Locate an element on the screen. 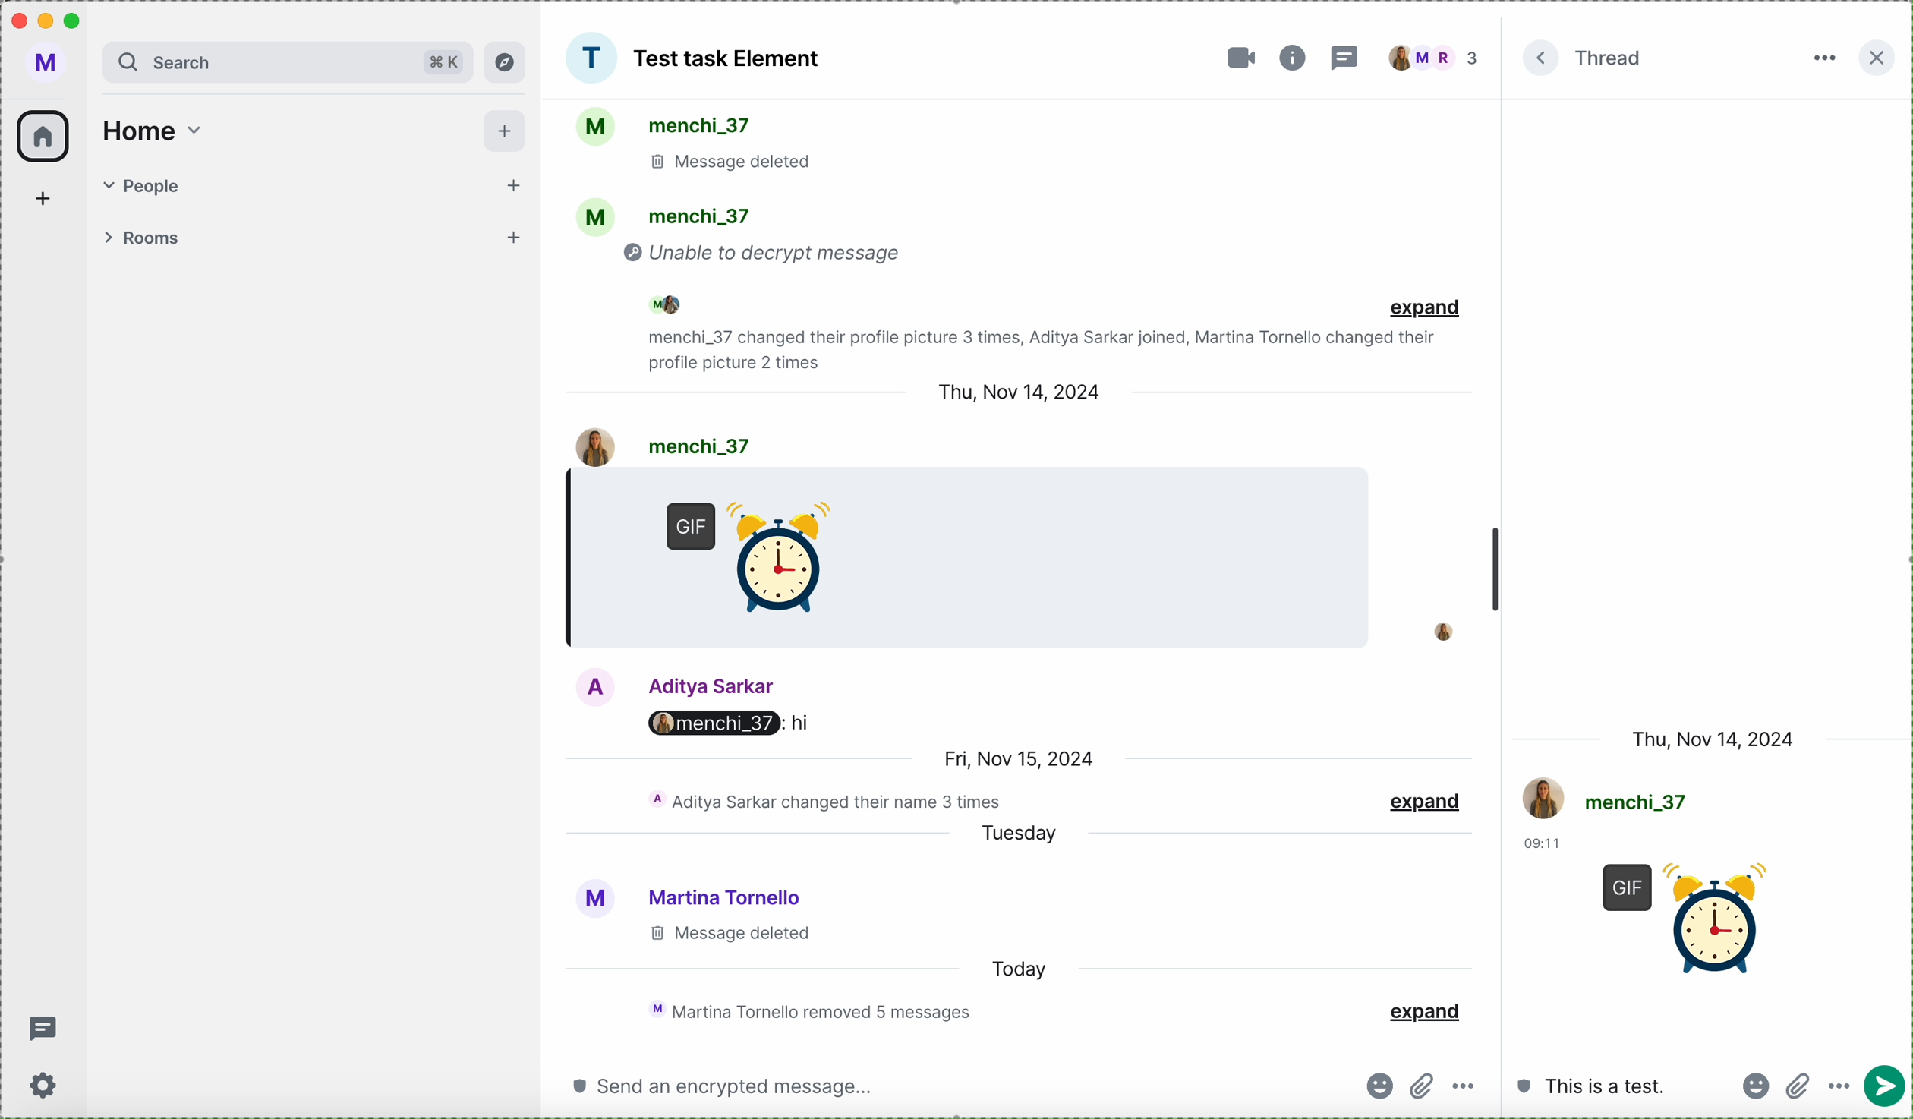 This screenshot has width=1913, height=1119. Test Task Element is located at coordinates (730, 59).